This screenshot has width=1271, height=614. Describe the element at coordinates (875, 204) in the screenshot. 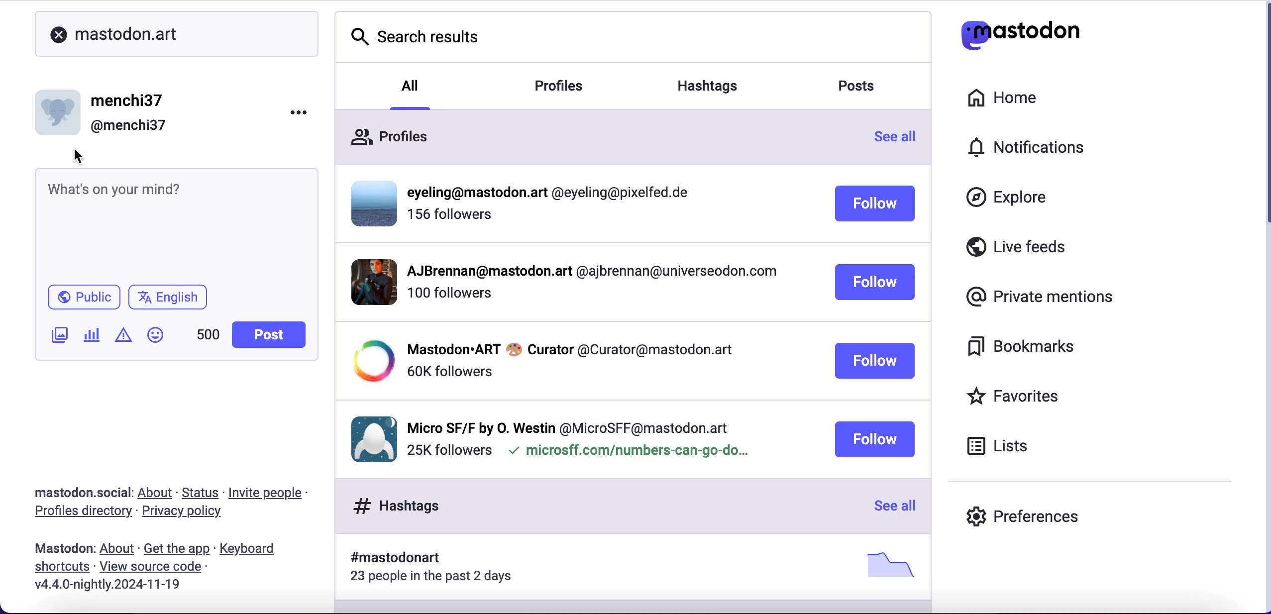

I see `follow` at that location.